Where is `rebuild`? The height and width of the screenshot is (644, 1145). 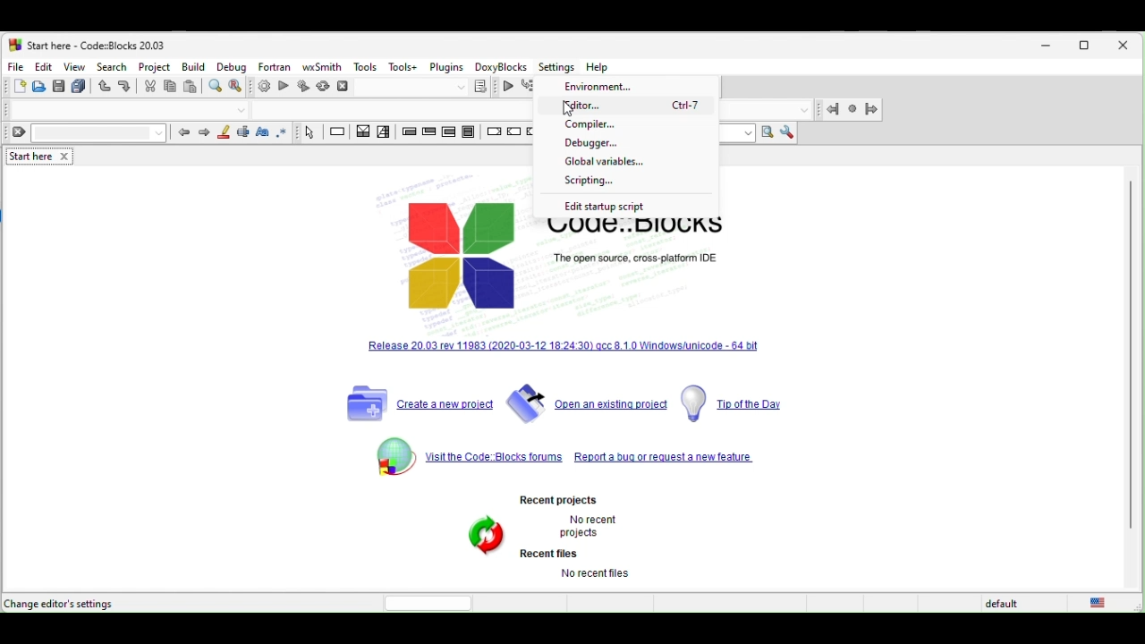 rebuild is located at coordinates (326, 88).